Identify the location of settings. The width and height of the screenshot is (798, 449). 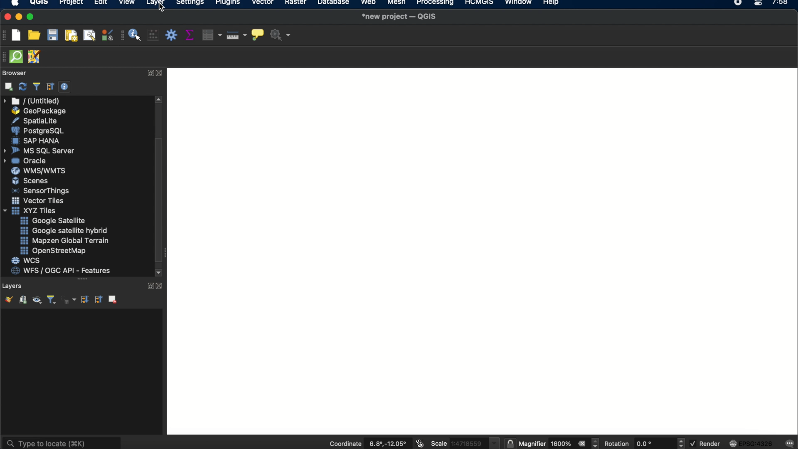
(190, 4).